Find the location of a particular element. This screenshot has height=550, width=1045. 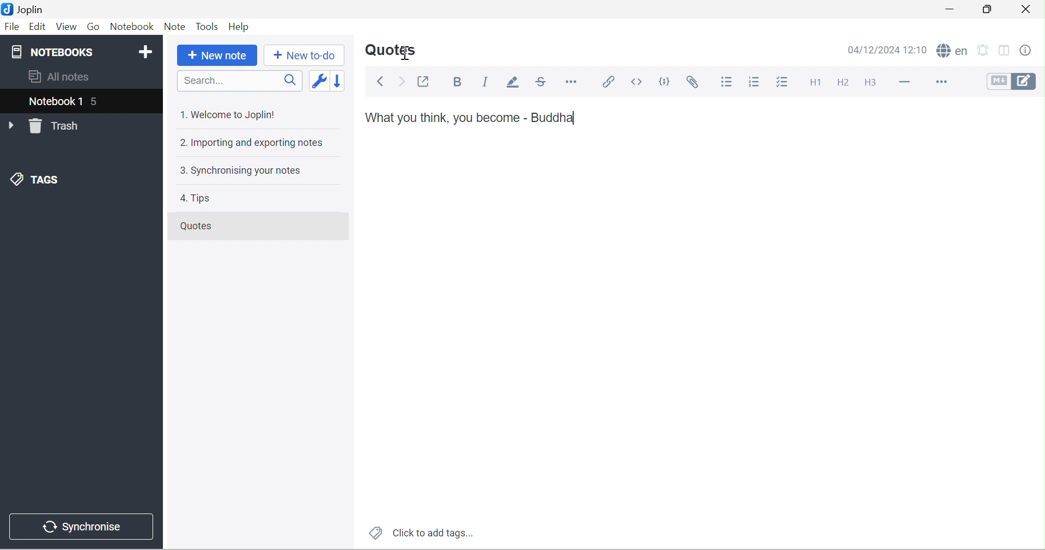

Toggle editor layout is located at coordinates (1006, 49).